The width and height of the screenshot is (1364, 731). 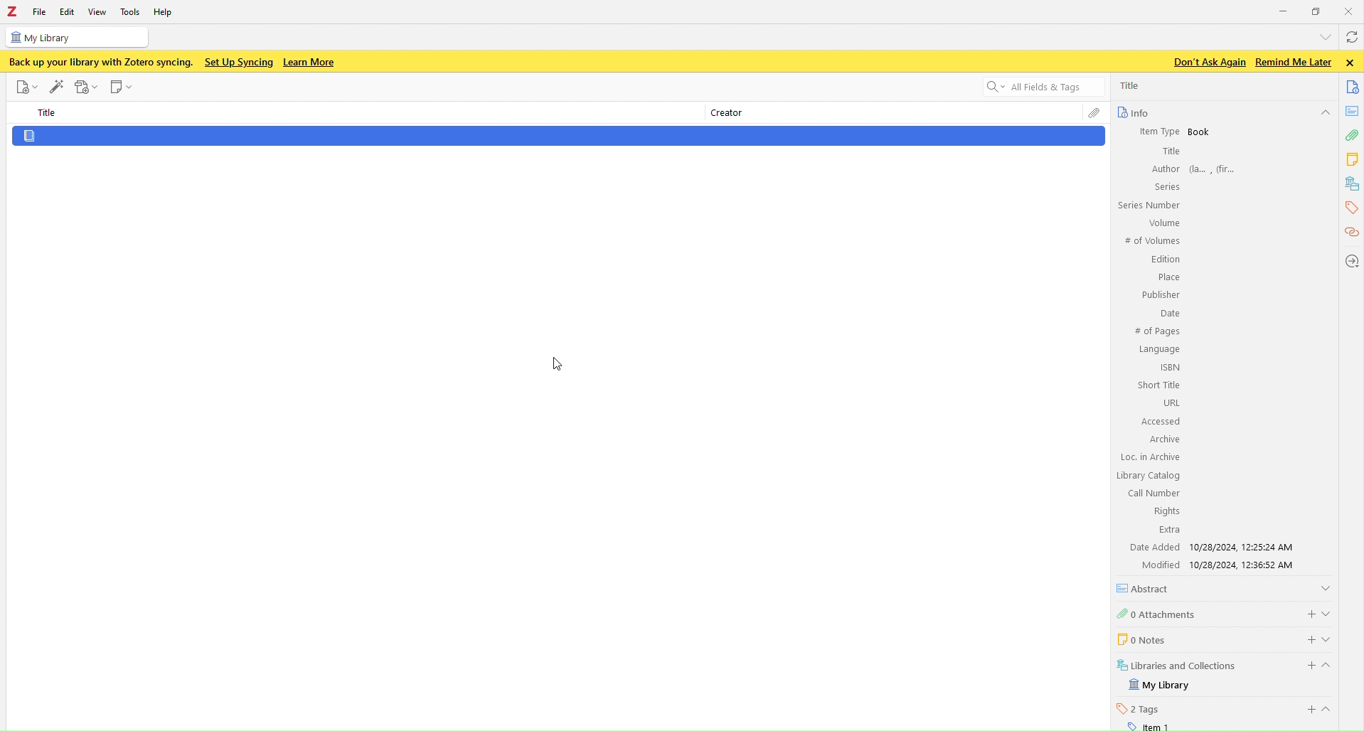 What do you see at coordinates (1163, 439) in the screenshot?
I see `Archive` at bounding box center [1163, 439].